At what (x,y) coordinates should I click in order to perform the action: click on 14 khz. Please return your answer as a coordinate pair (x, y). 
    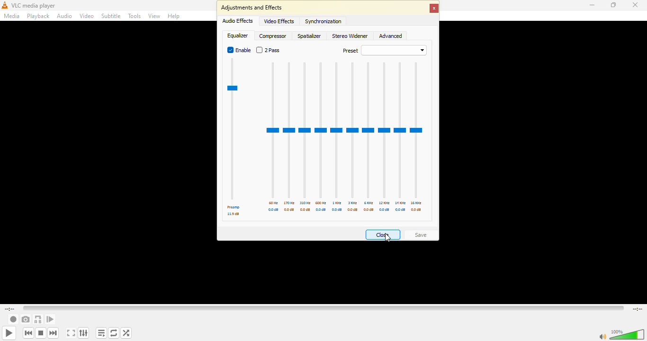
    Looking at the image, I should click on (401, 203).